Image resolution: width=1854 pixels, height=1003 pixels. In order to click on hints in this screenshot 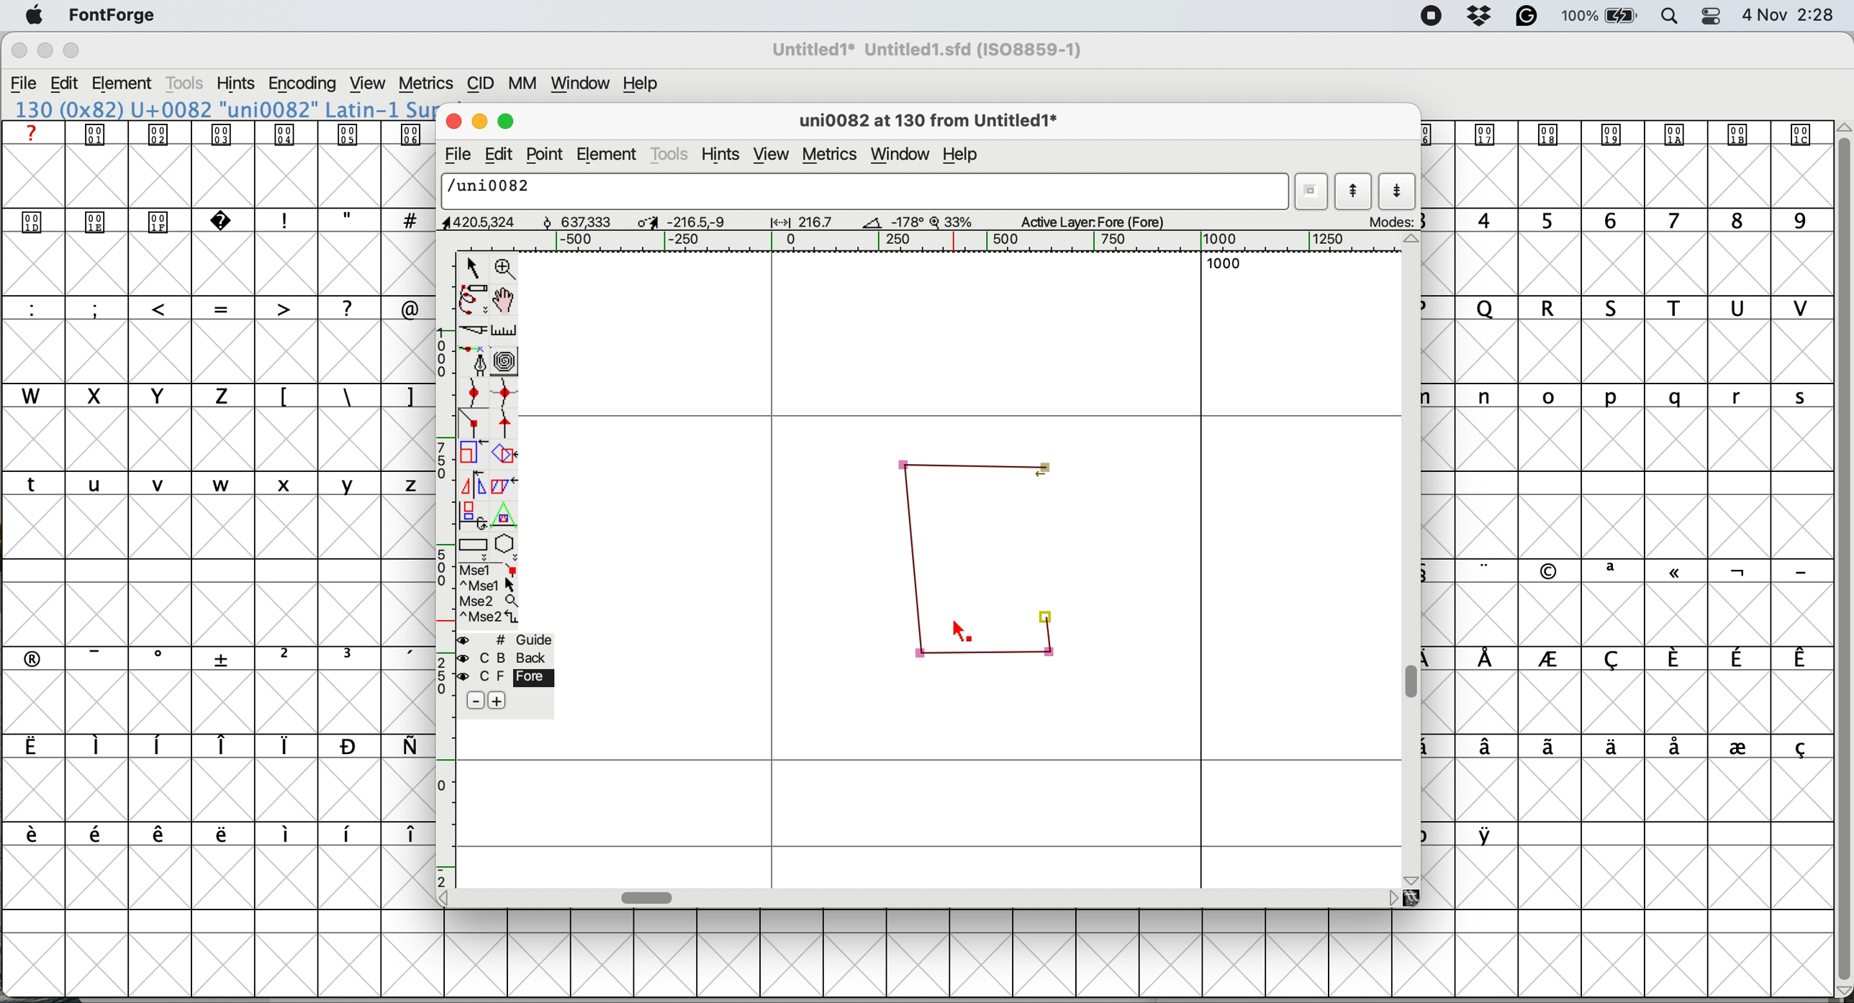, I will do `click(236, 83)`.